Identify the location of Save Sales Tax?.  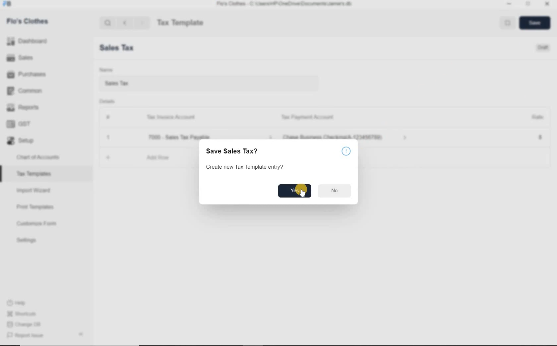
(233, 151).